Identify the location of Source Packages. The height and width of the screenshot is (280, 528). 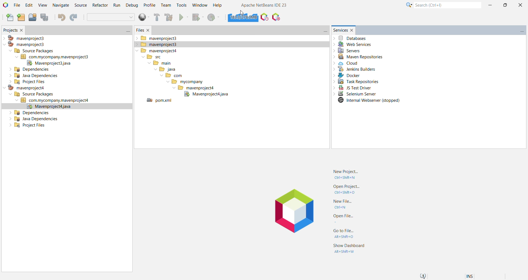
(31, 51).